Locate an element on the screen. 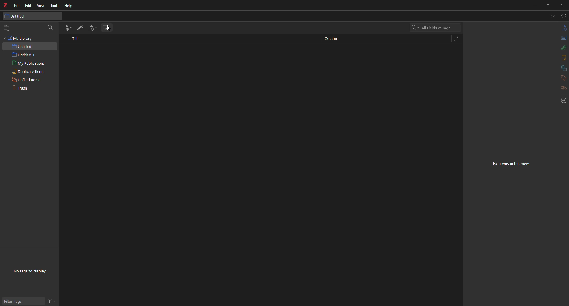  related is located at coordinates (561, 89).